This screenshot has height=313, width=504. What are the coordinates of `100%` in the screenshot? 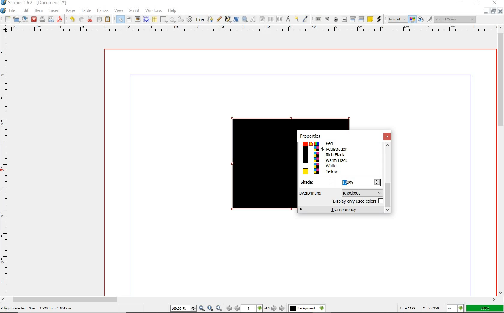 It's located at (485, 309).